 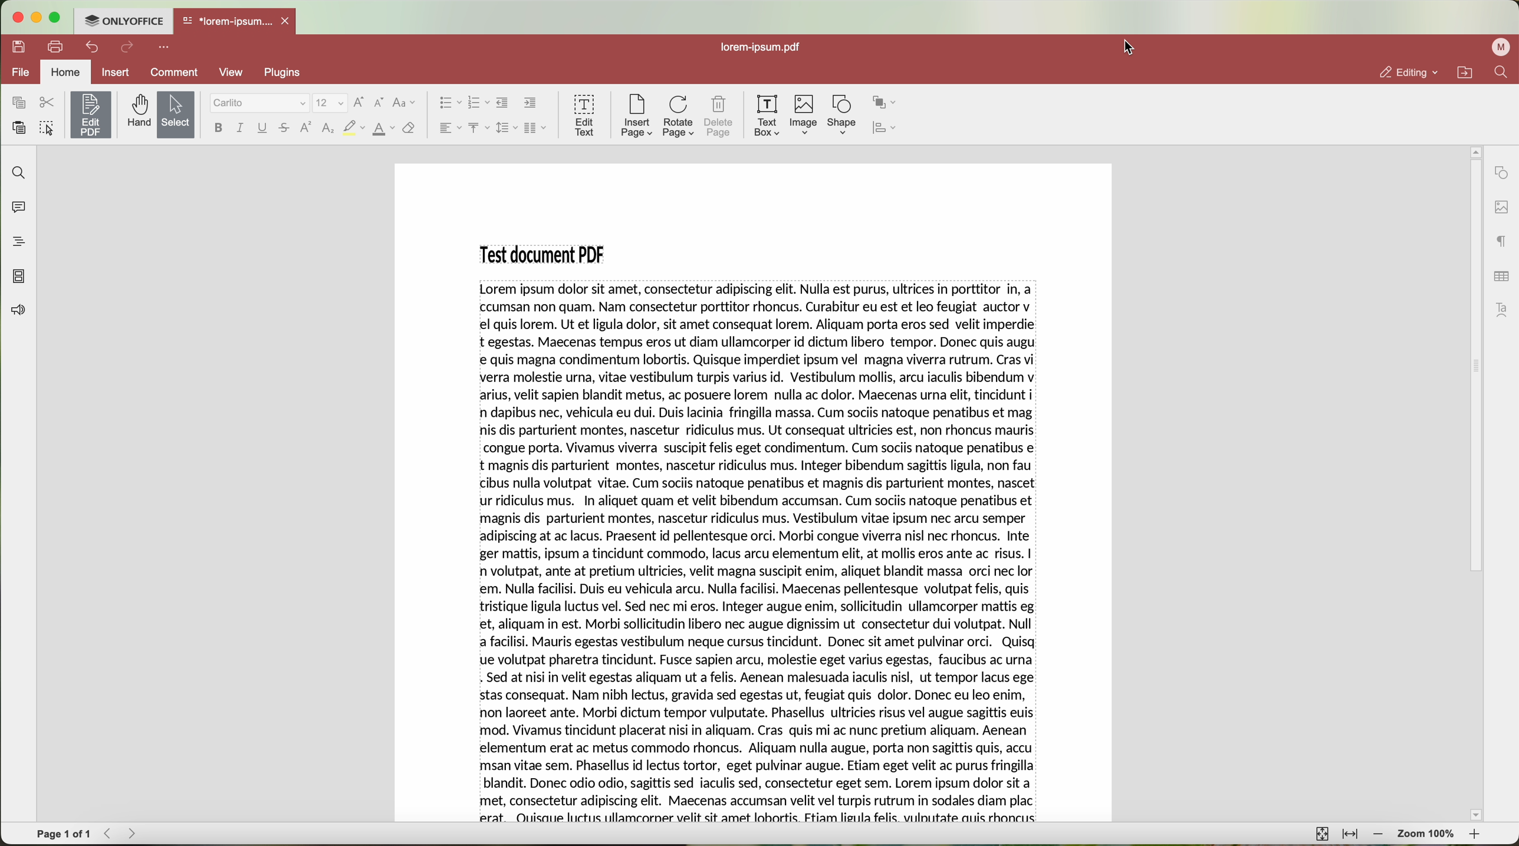 I want to click on customize quick access toolbar, so click(x=165, y=48).